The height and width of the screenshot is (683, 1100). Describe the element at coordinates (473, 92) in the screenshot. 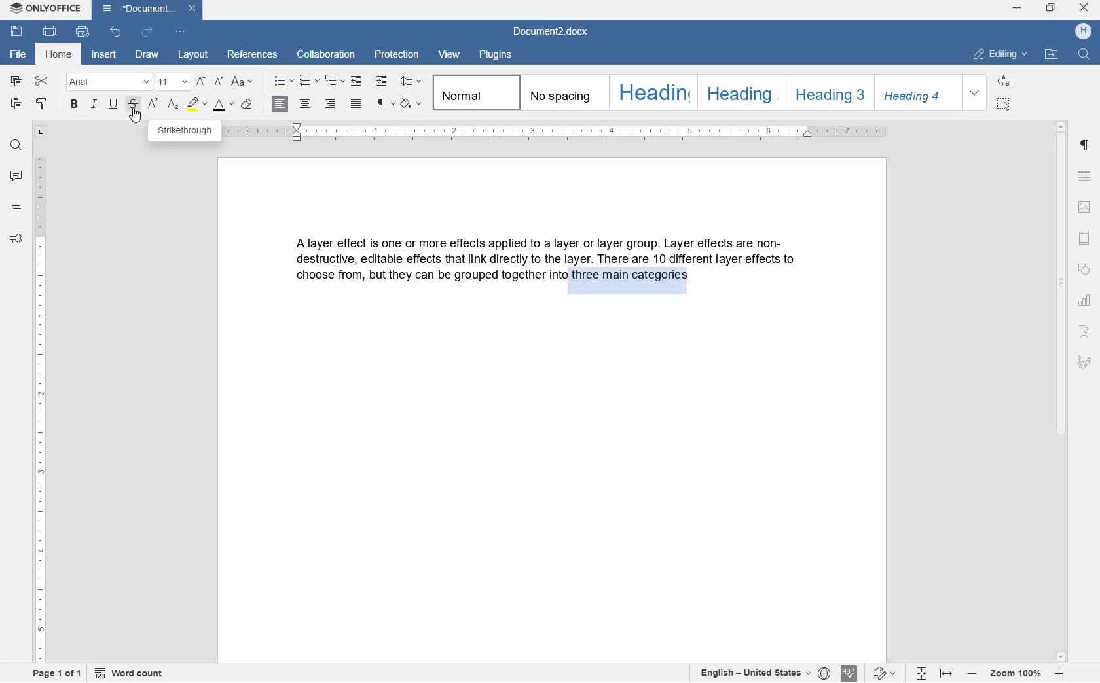

I see `normal` at that location.